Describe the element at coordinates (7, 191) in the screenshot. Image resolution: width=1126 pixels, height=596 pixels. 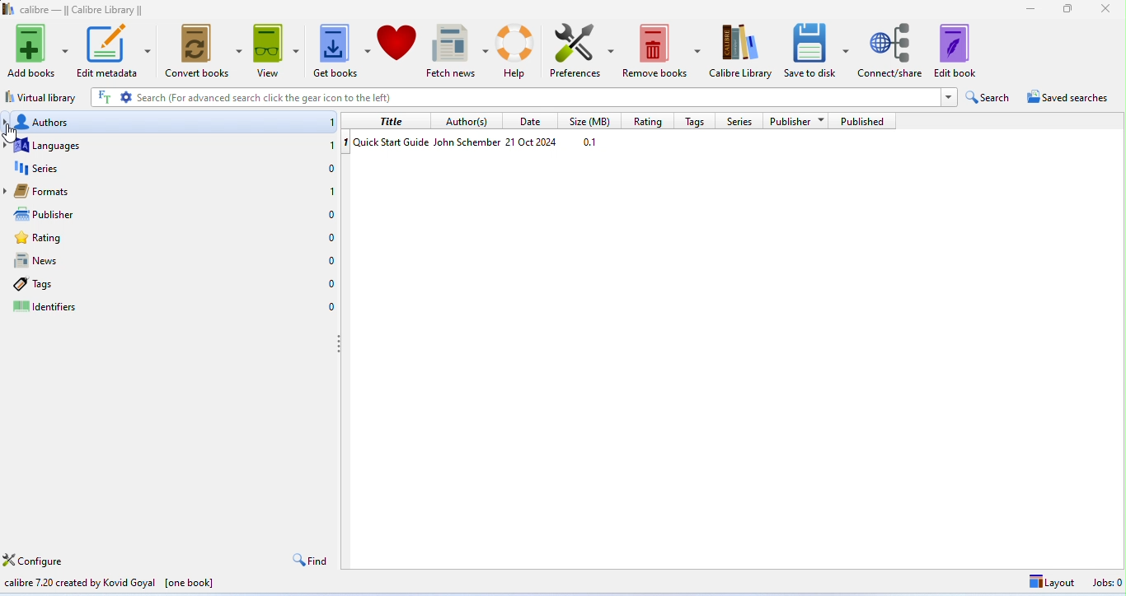
I see `expand formats` at that location.